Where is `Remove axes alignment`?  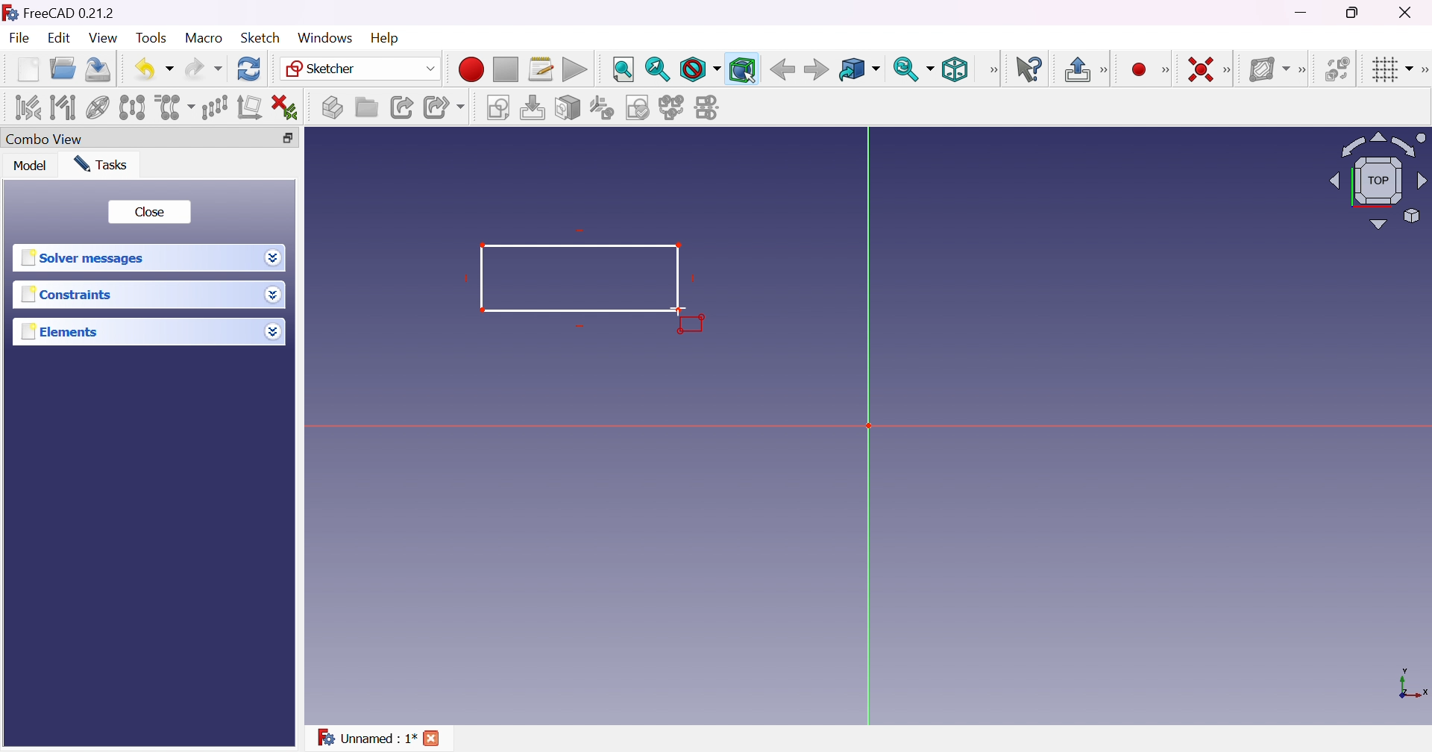 Remove axes alignment is located at coordinates (248, 108).